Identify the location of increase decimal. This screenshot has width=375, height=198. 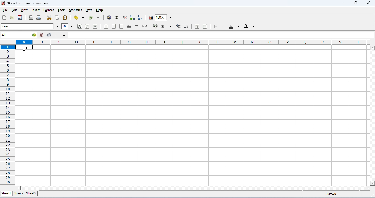
(197, 26).